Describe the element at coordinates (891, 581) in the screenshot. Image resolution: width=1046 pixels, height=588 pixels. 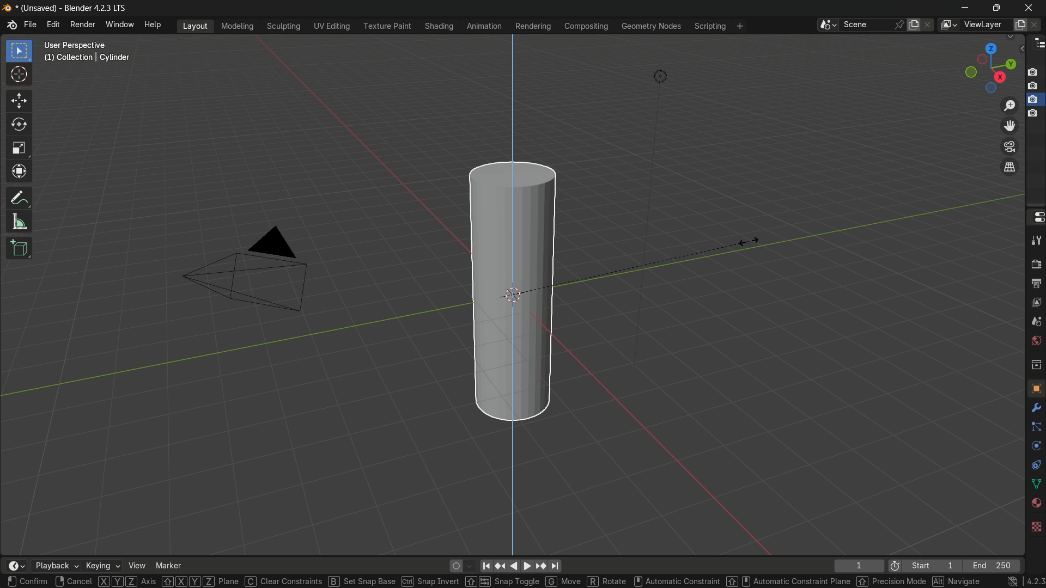
I see `hold shift for Precision mode` at that location.